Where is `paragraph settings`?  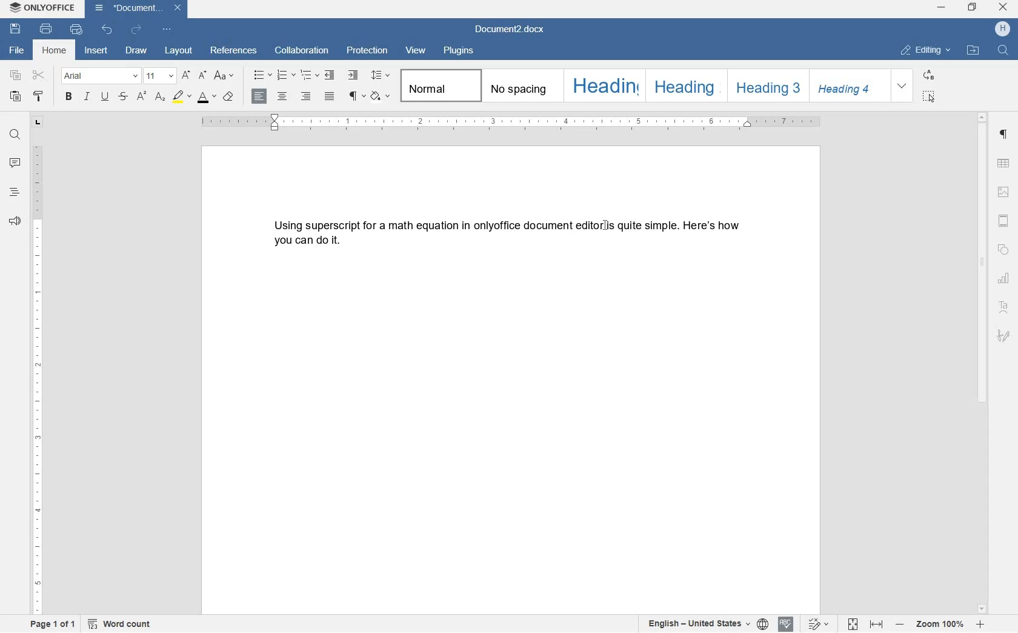 paragraph settings is located at coordinates (1004, 135).